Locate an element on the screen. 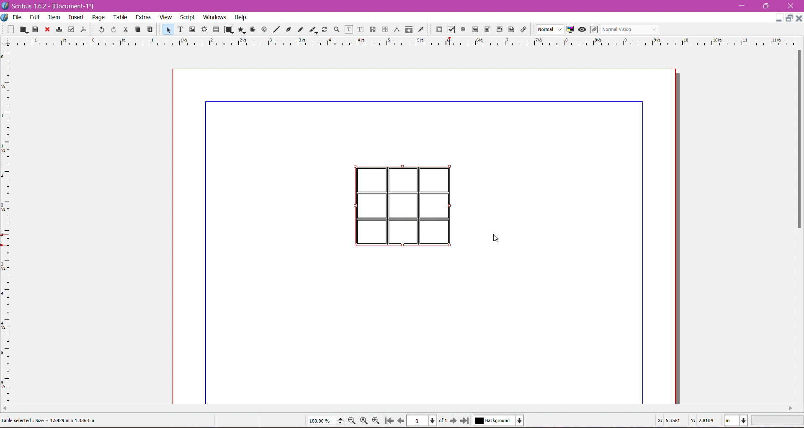 Image resolution: width=804 pixels, height=428 pixels. First Page is located at coordinates (389, 422).